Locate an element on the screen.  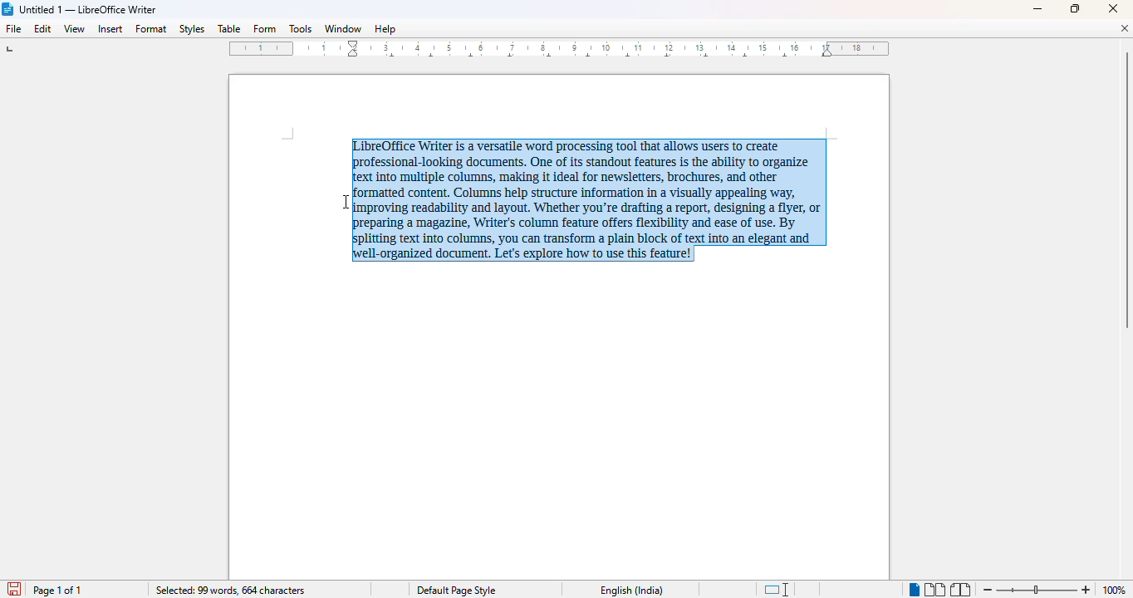
close document is located at coordinates (1124, 28).